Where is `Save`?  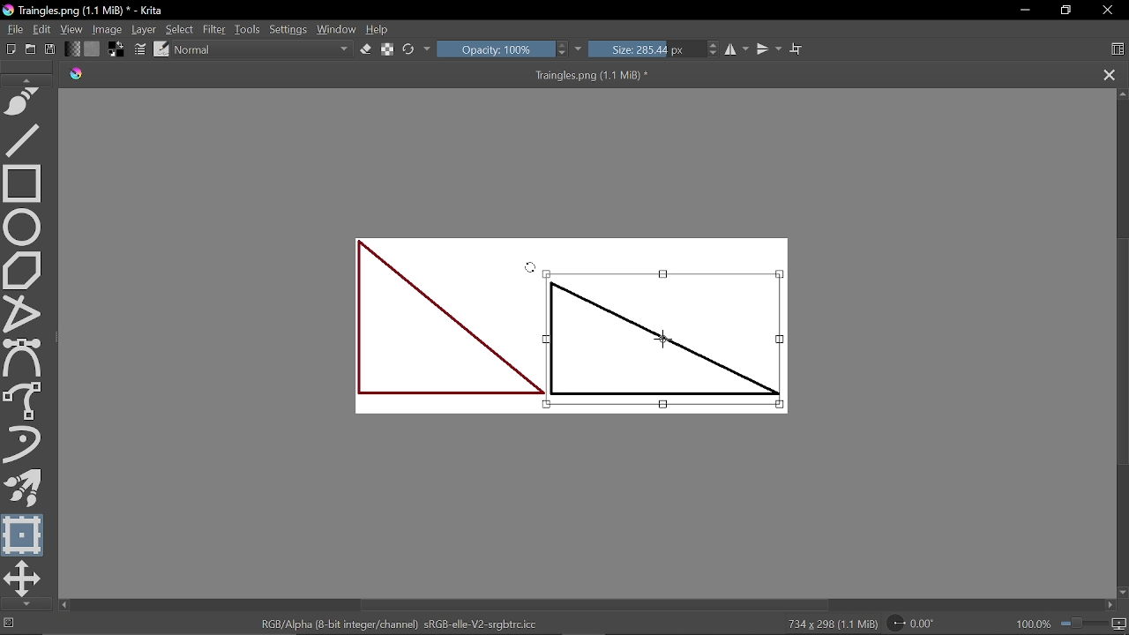
Save is located at coordinates (49, 50).